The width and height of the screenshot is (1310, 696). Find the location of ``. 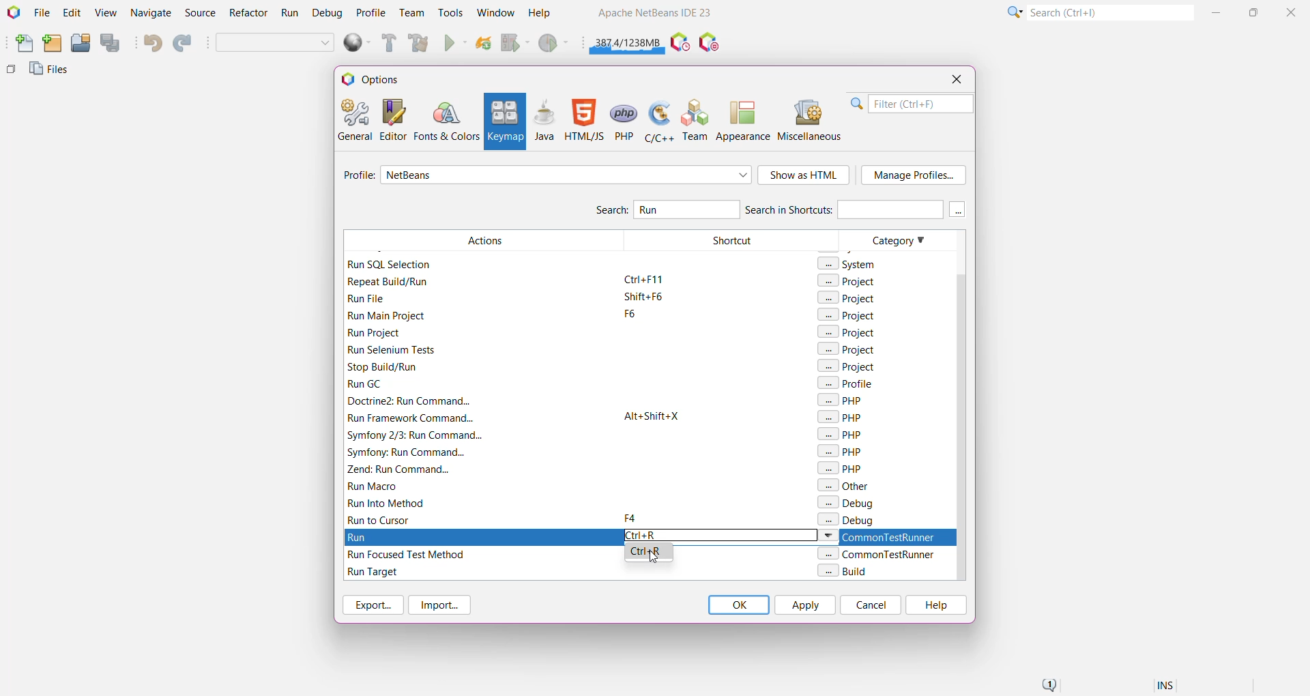

 is located at coordinates (11, 72).